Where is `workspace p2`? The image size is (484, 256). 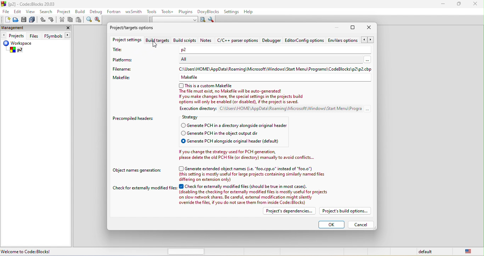 workspace p2 is located at coordinates (22, 48).